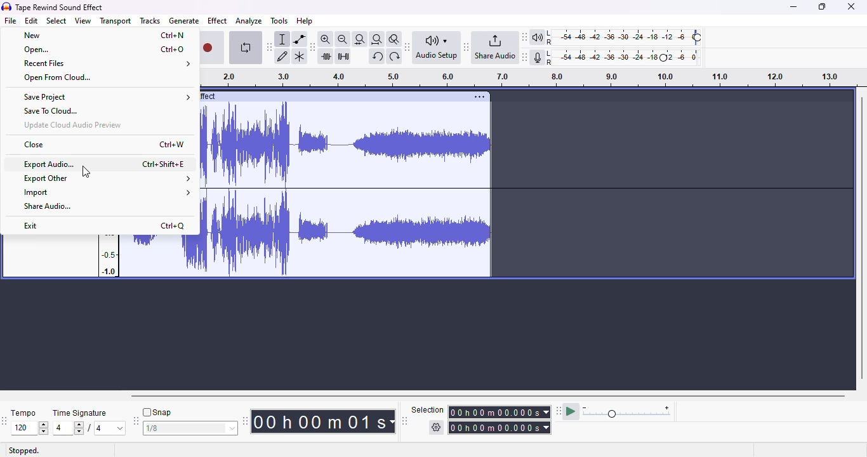  What do you see at coordinates (852, 6) in the screenshot?
I see `close` at bounding box center [852, 6].